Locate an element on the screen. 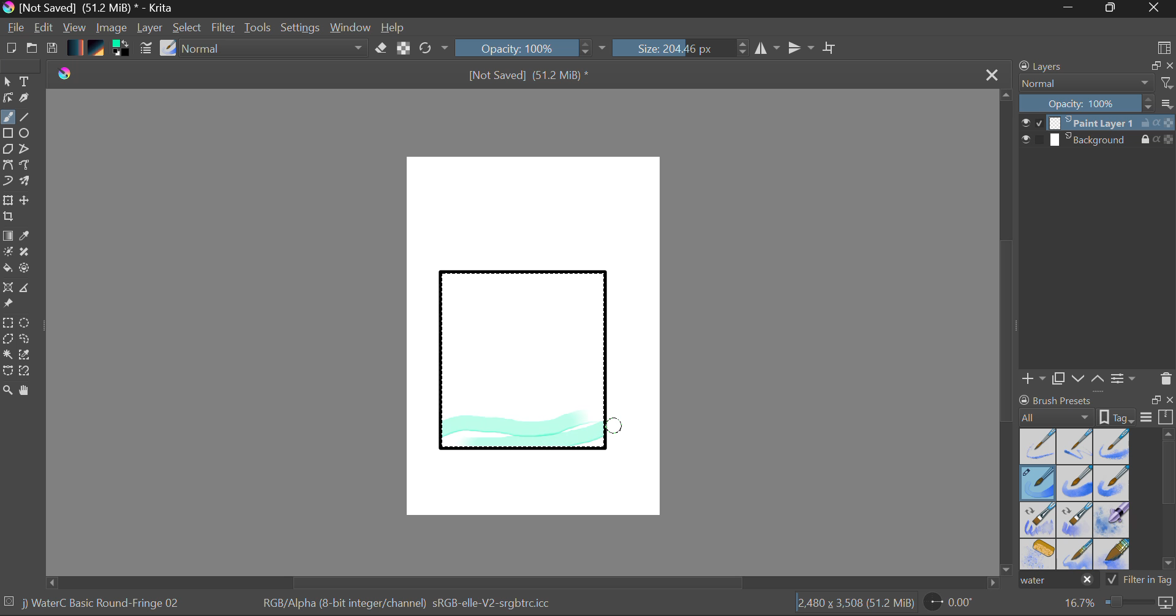 The height and width of the screenshot is (616, 1176). Background Layer is located at coordinates (1098, 140).